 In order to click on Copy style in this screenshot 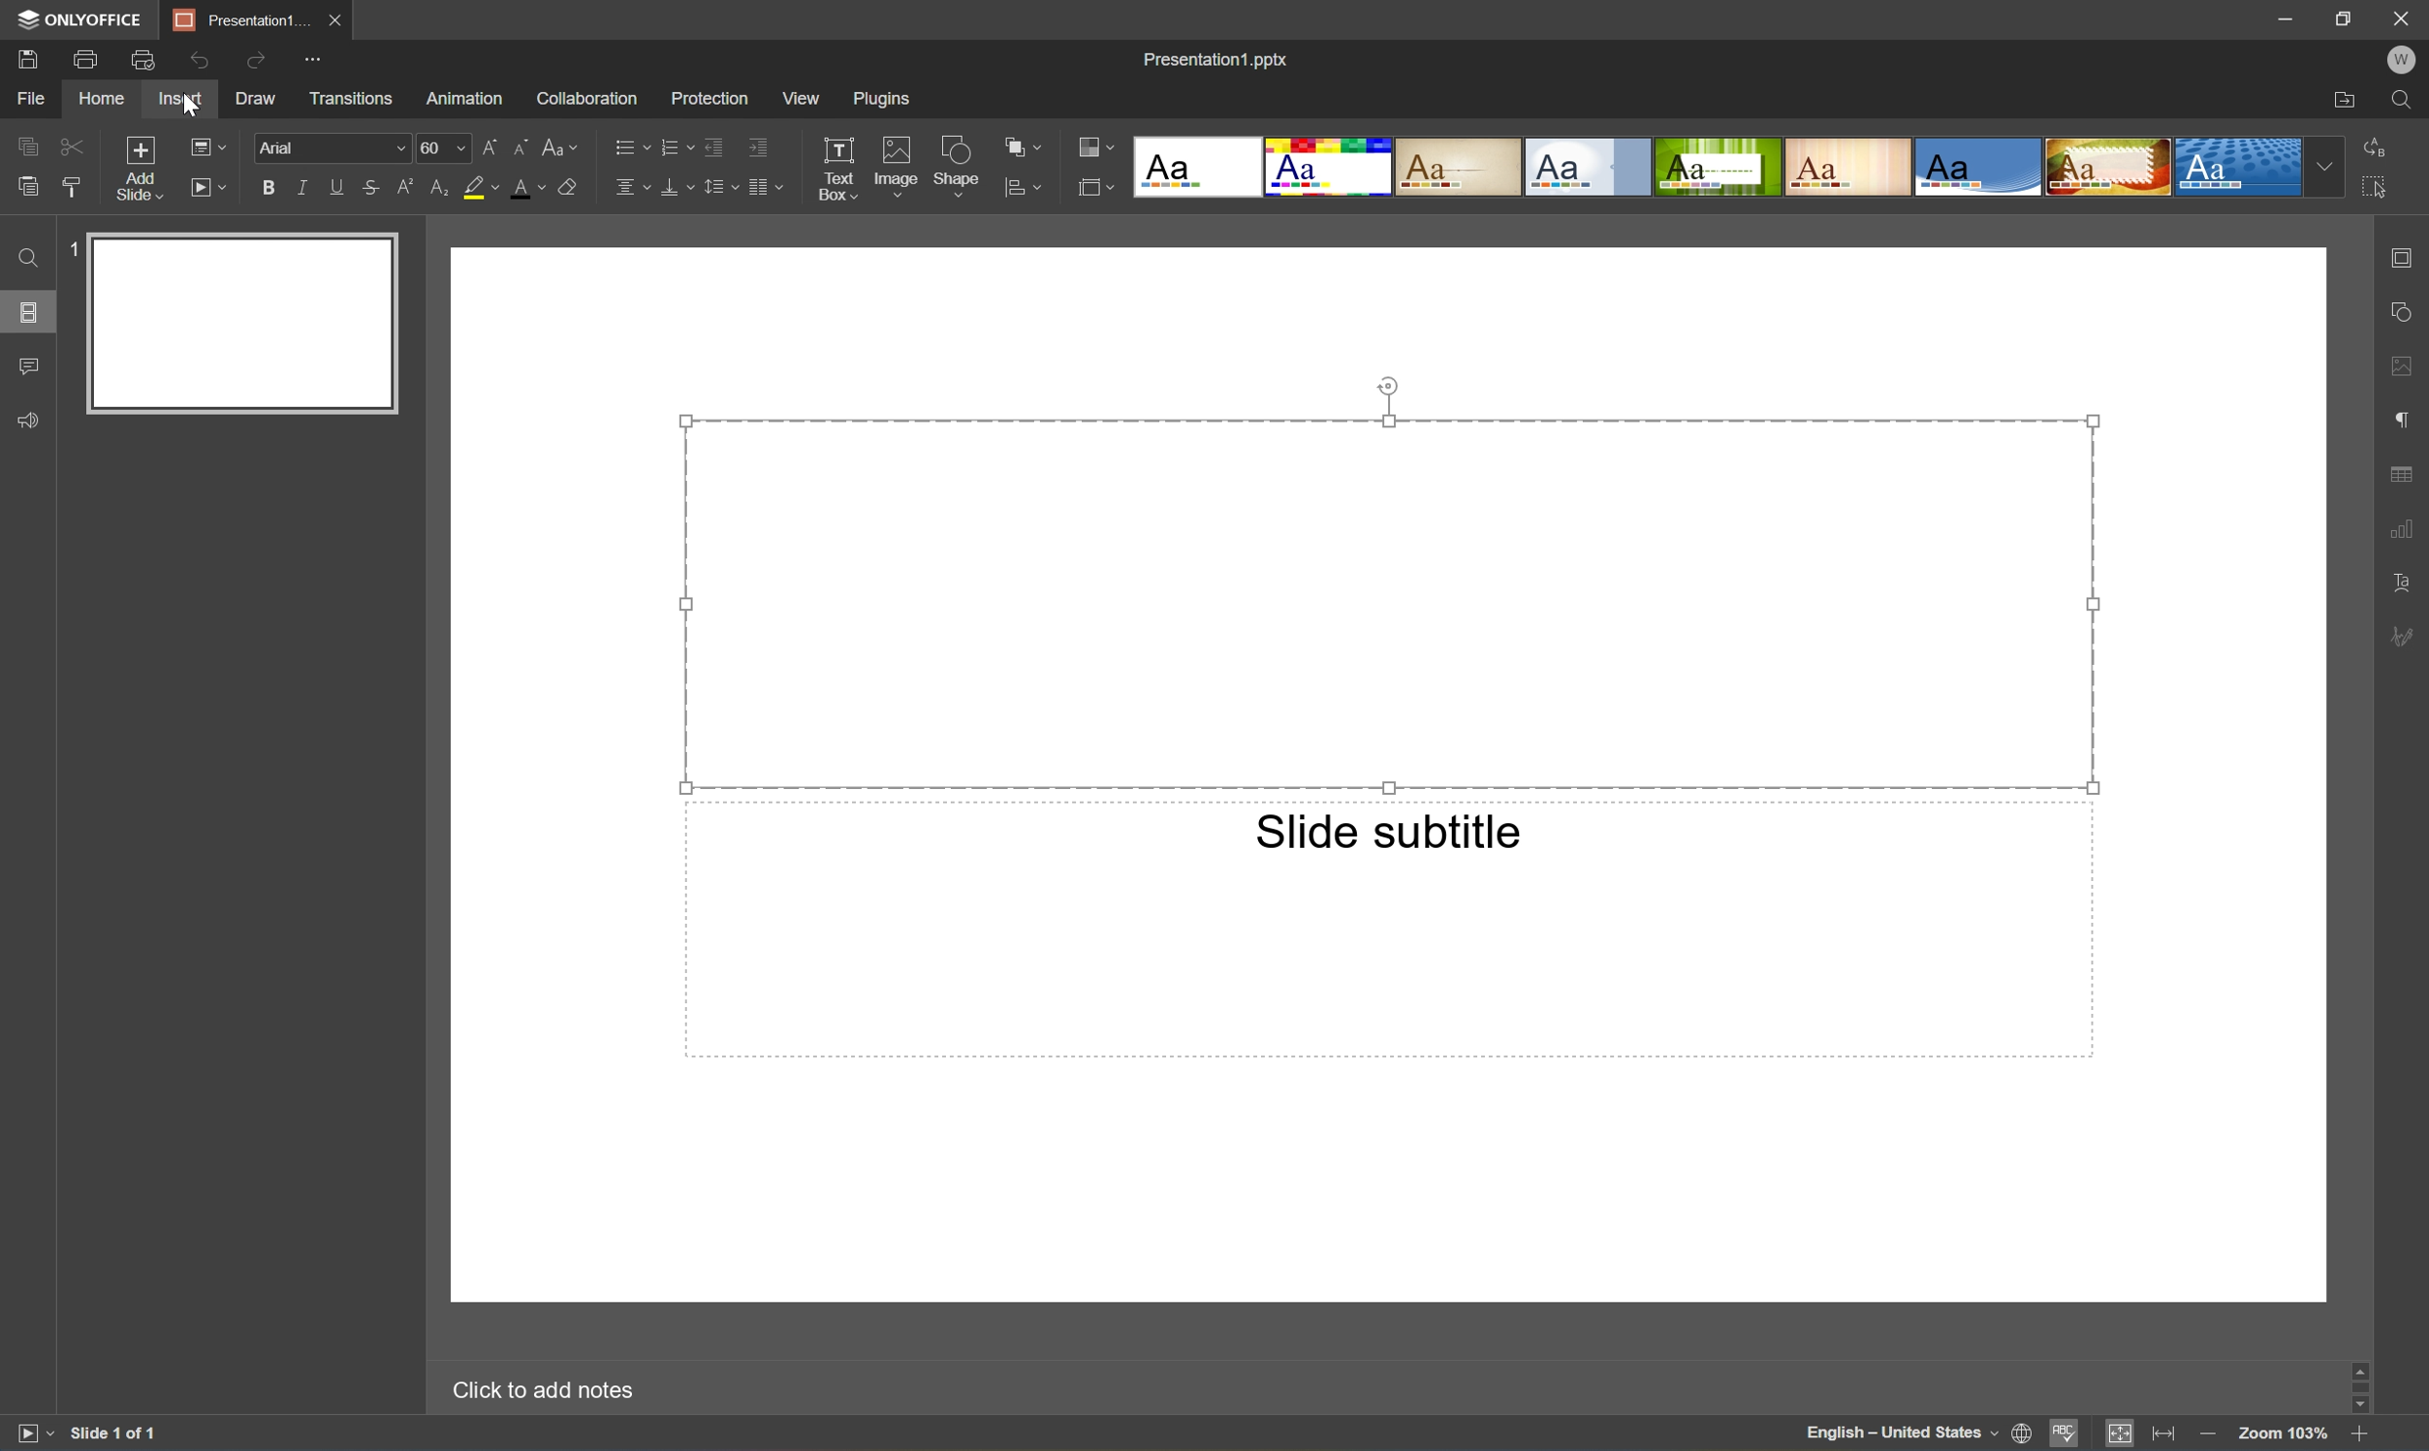, I will do `click(70, 188)`.